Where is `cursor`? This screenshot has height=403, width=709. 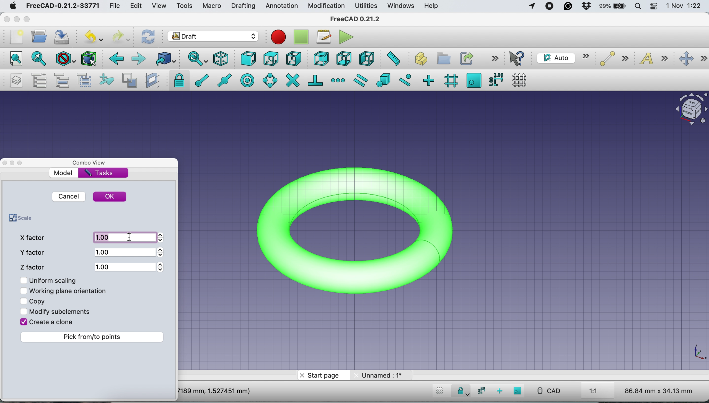
cursor is located at coordinates (131, 237).